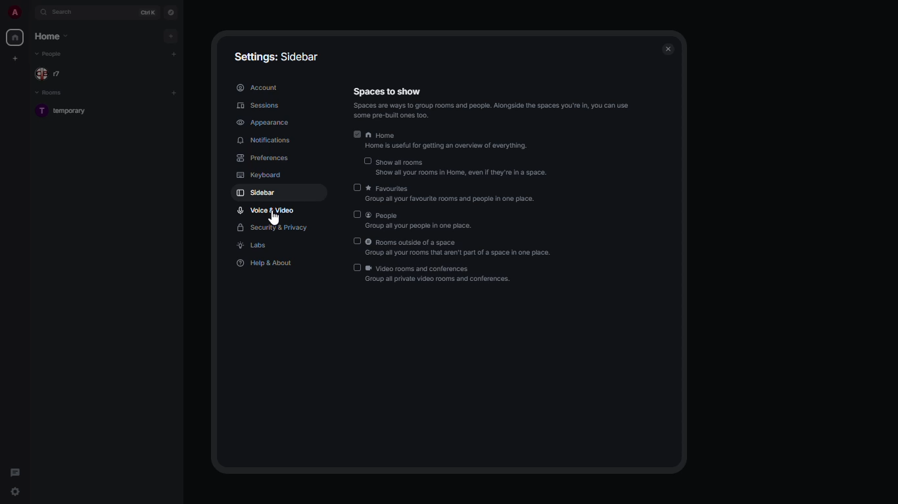 The width and height of the screenshot is (898, 504). What do you see at coordinates (30, 13) in the screenshot?
I see `expand` at bounding box center [30, 13].